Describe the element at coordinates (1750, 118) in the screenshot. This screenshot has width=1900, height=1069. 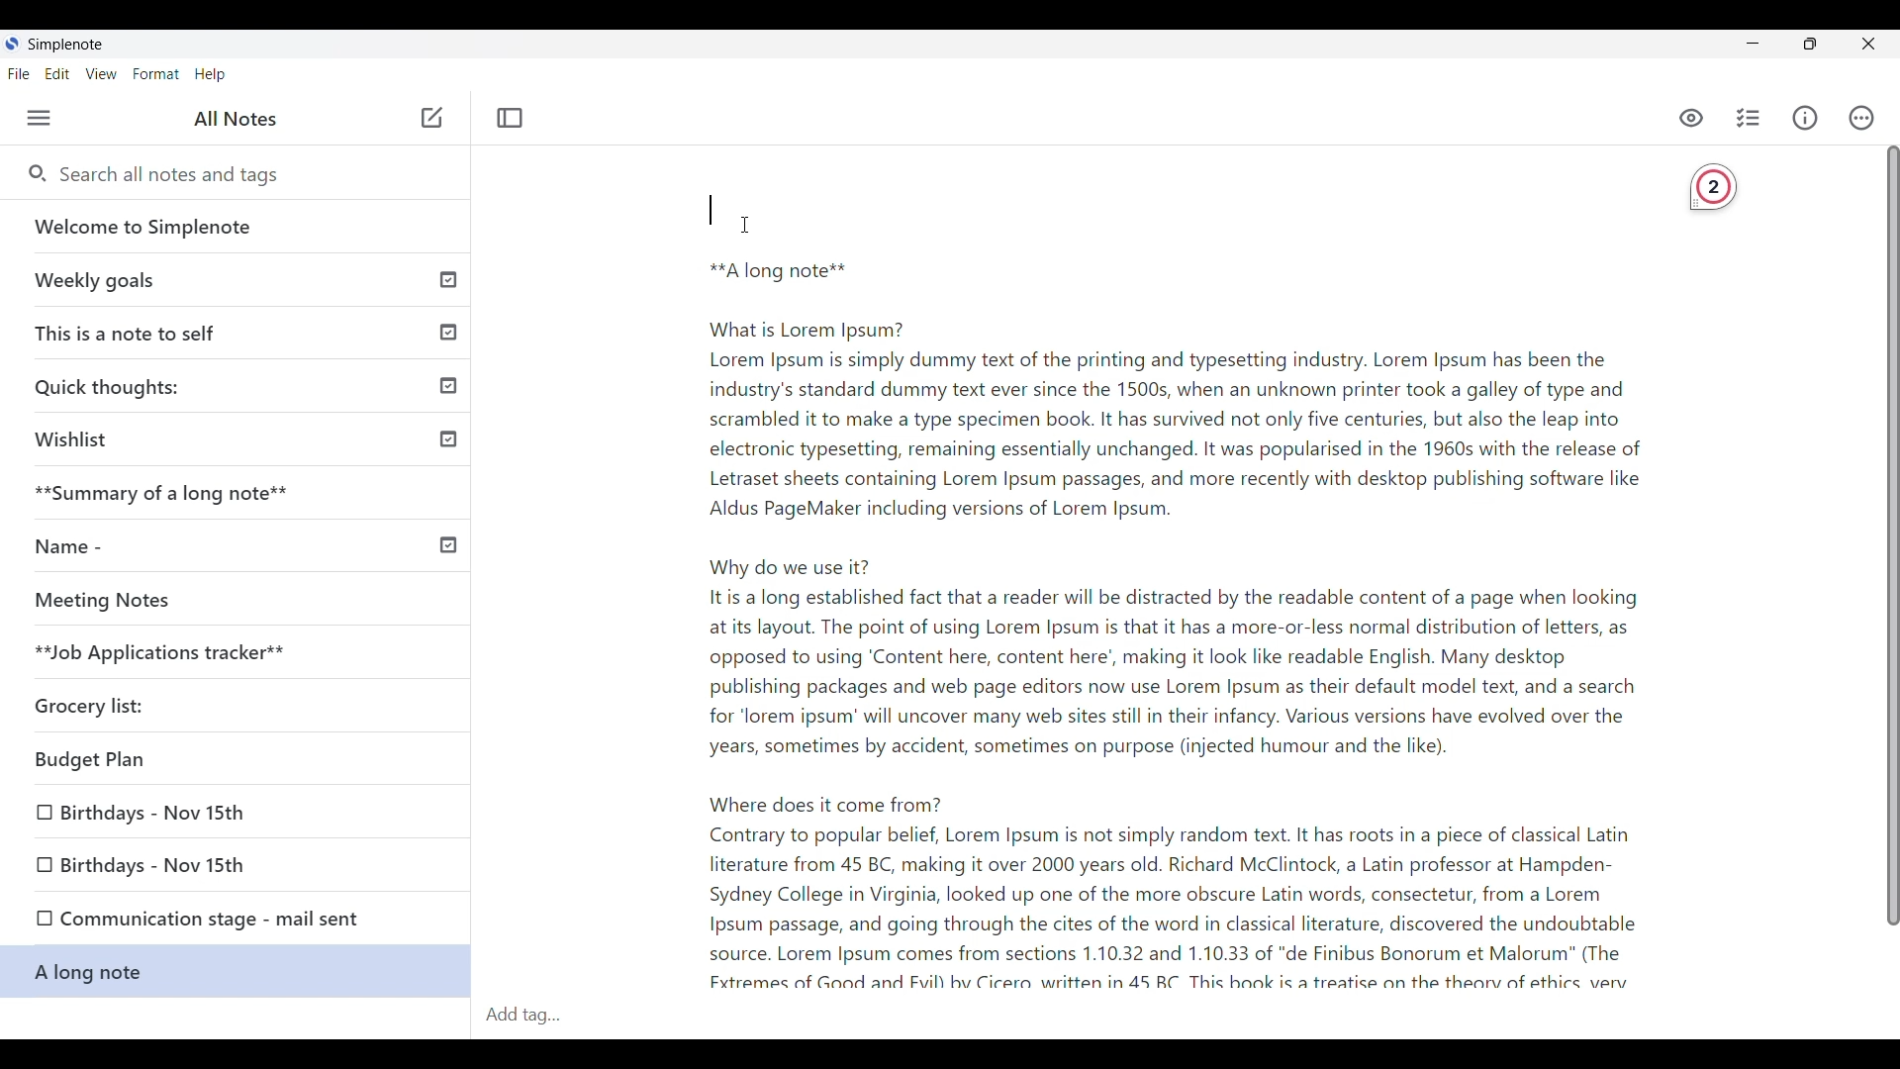
I see `Insert checklist` at that location.